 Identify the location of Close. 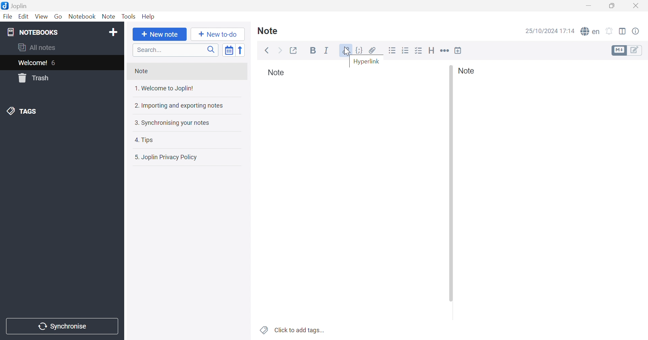
(636, 6).